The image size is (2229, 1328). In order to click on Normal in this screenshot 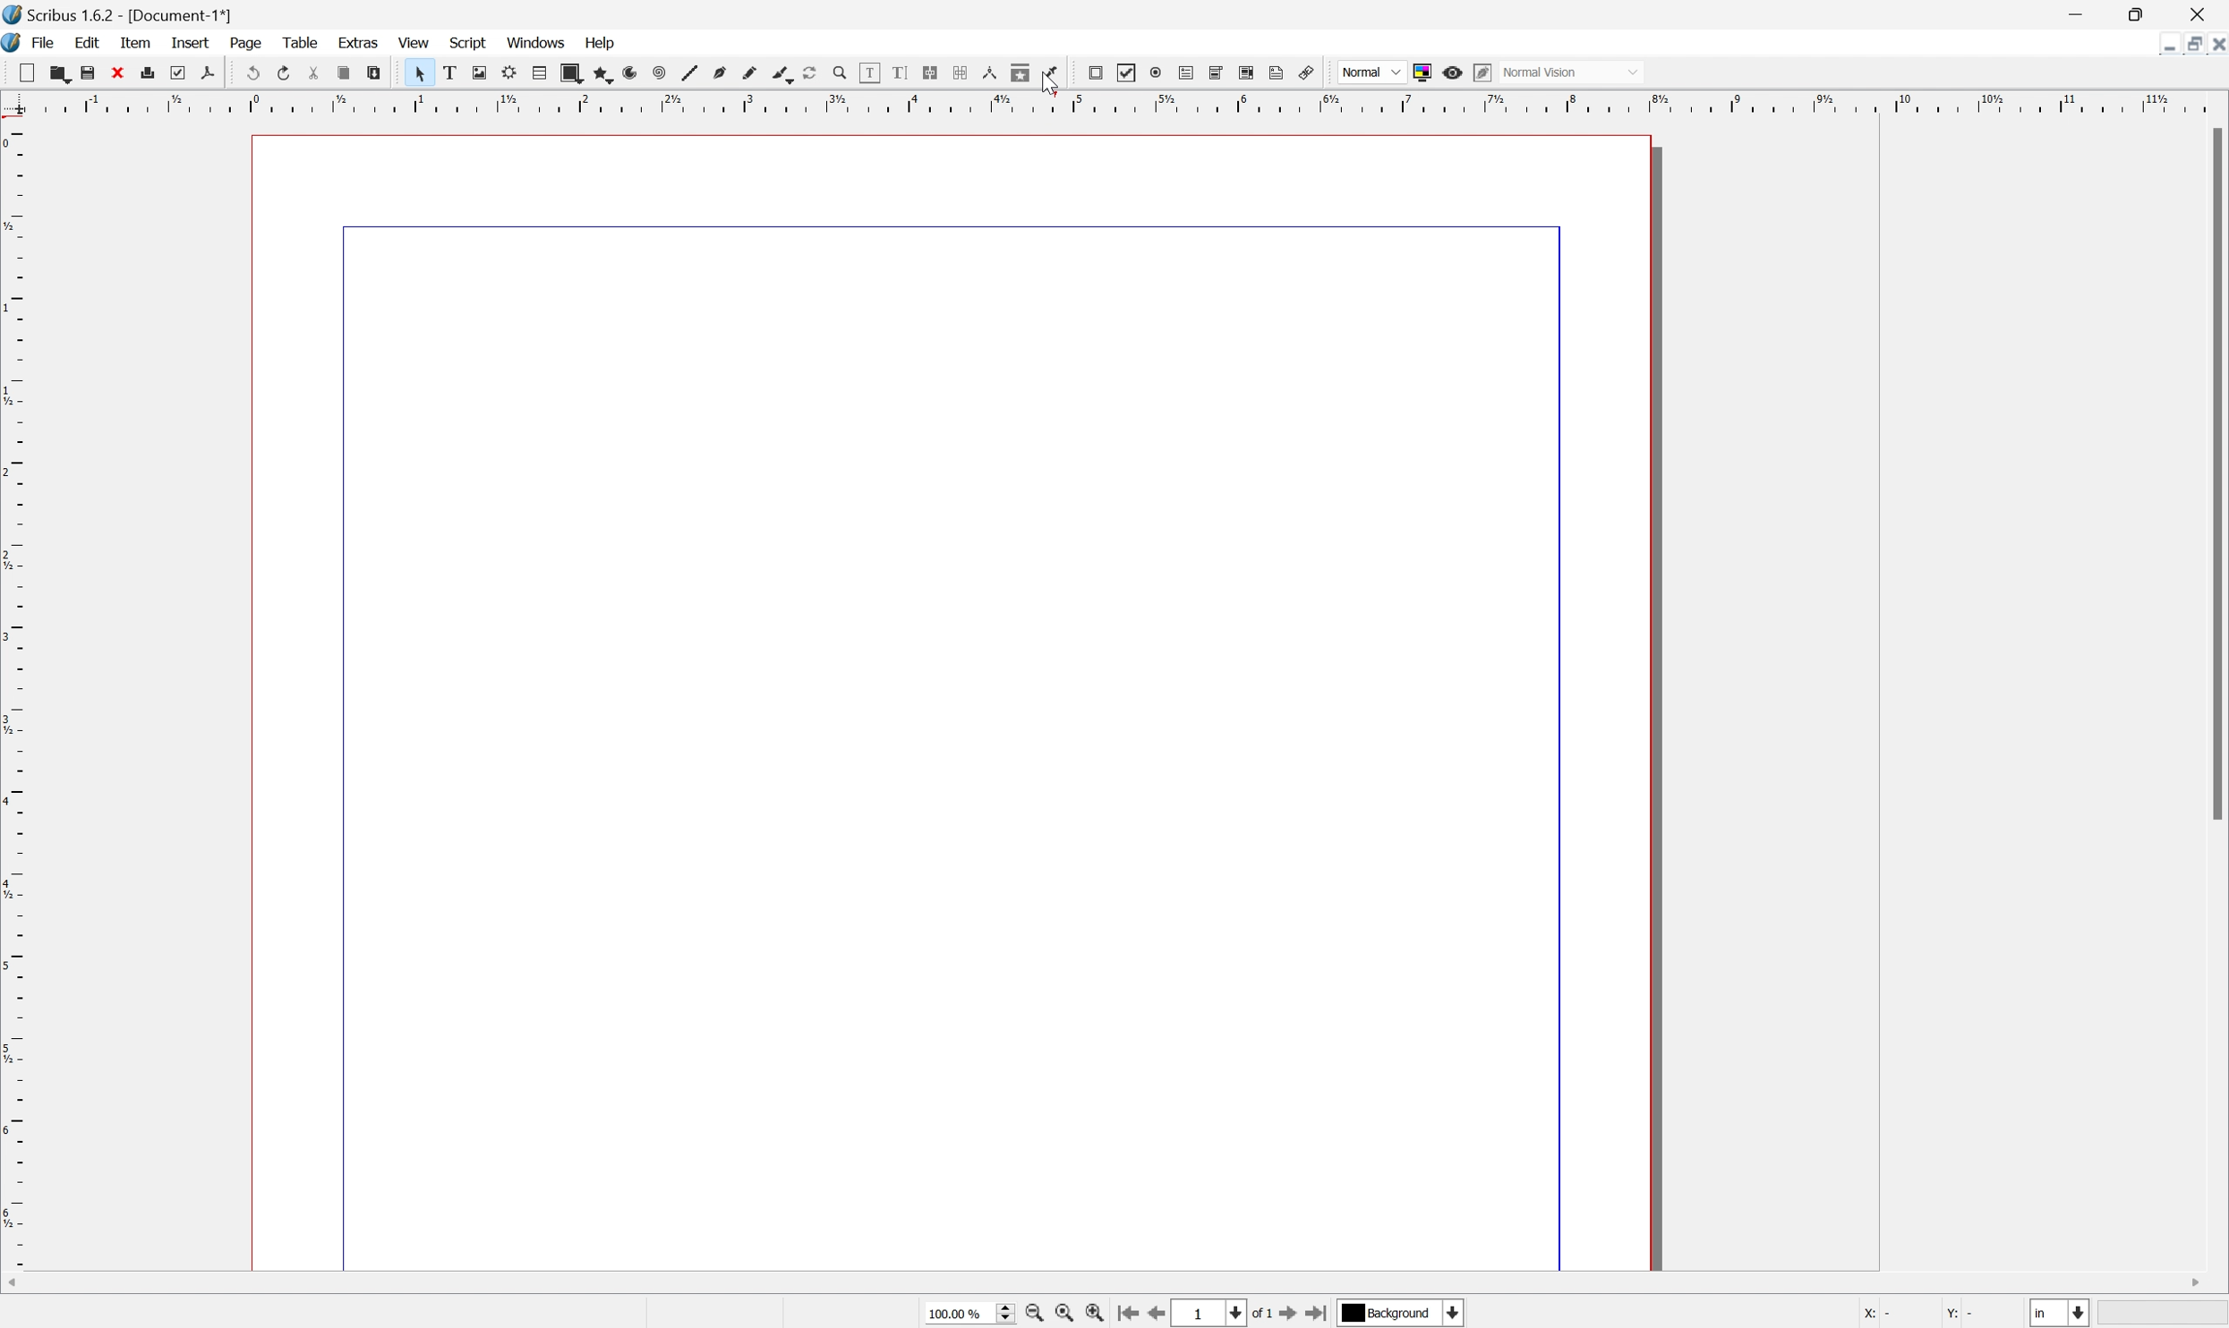, I will do `click(1371, 72)`.